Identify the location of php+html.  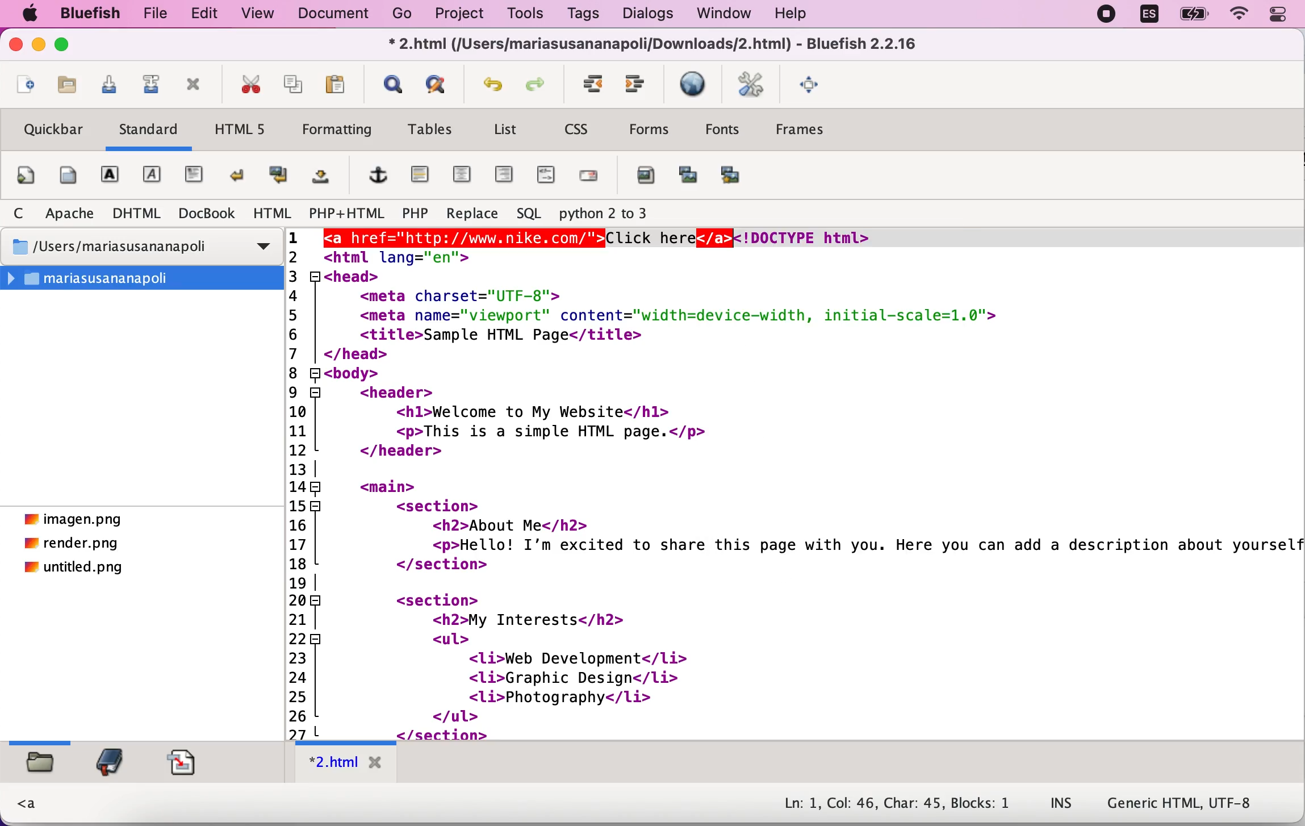
(345, 212).